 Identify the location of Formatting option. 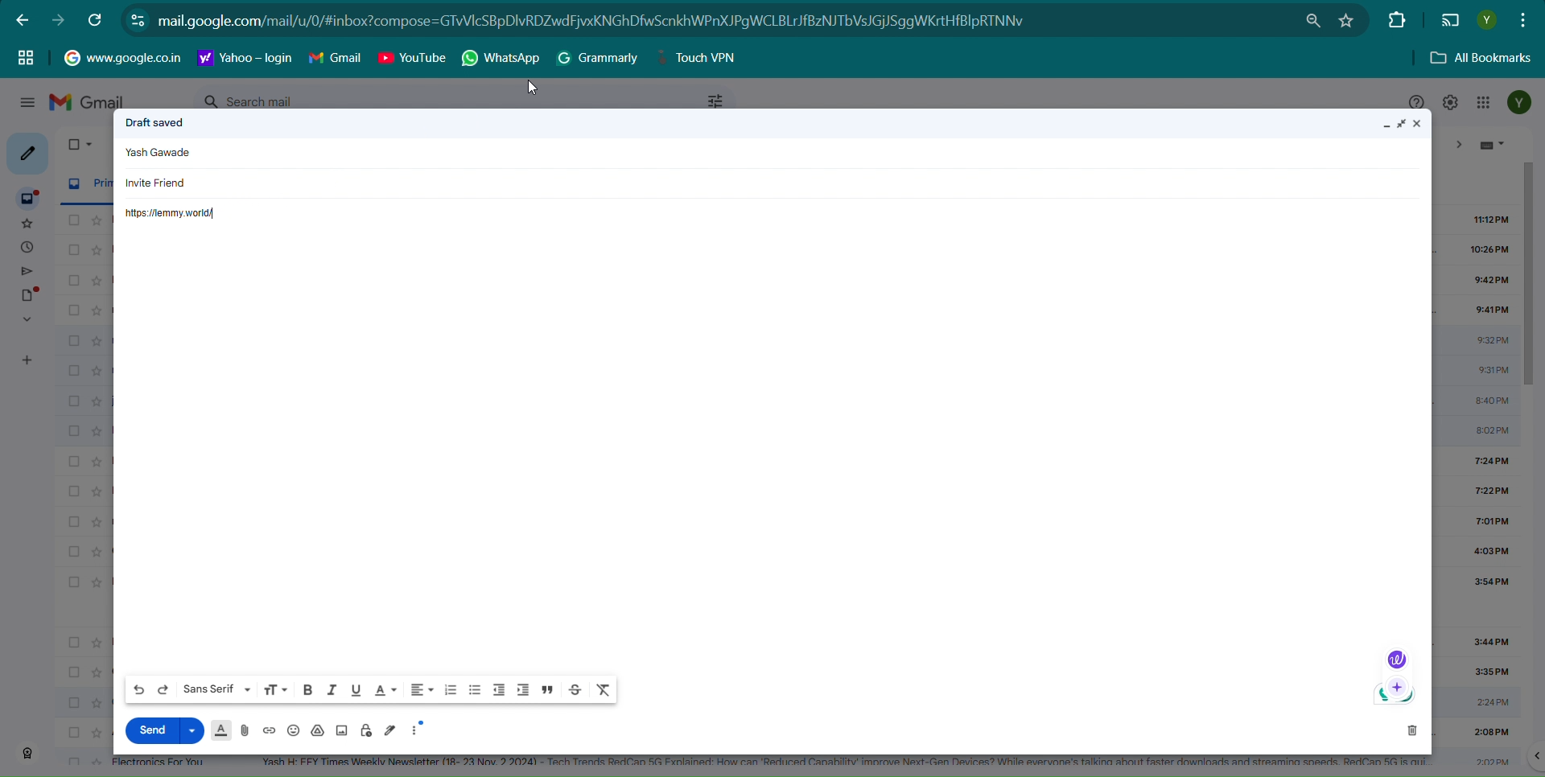
(221, 730).